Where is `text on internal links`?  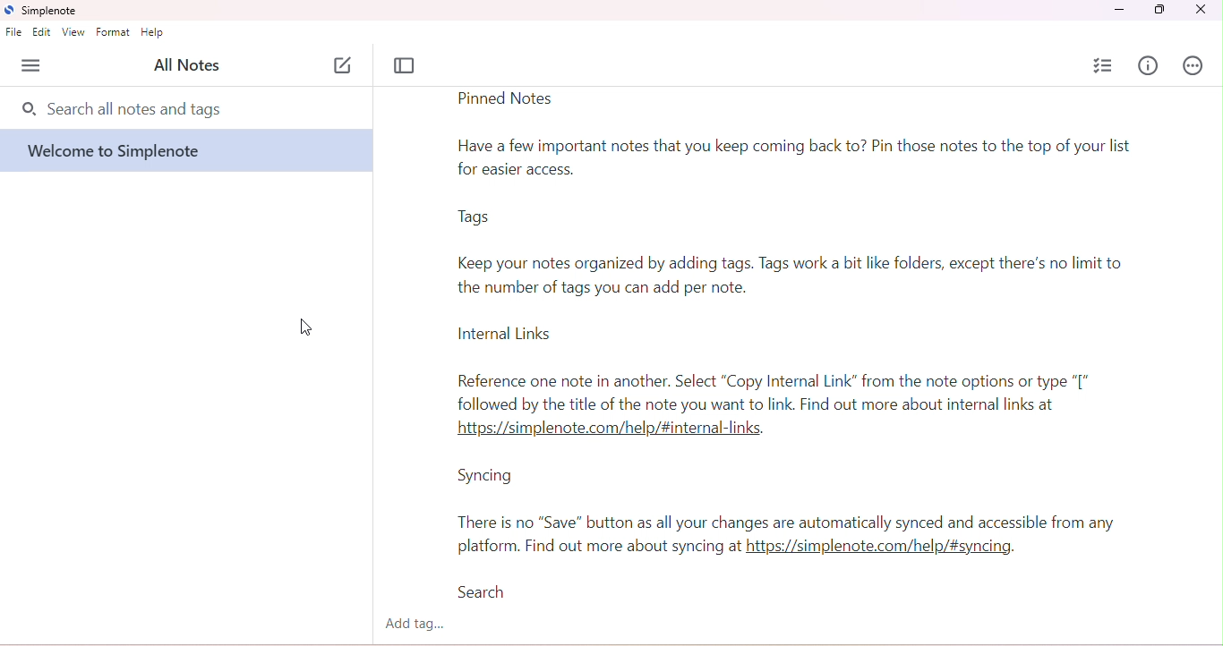 text on internal links is located at coordinates (779, 407).